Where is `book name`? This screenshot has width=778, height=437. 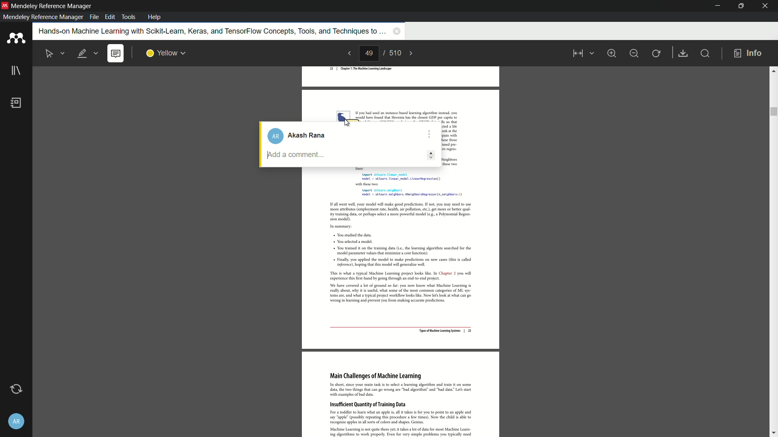 book name is located at coordinates (207, 31).